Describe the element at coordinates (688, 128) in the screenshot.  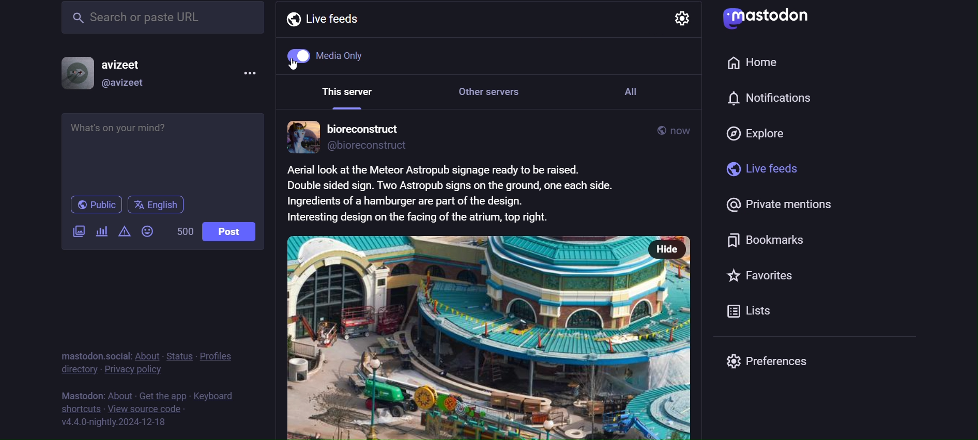
I see `now` at that location.